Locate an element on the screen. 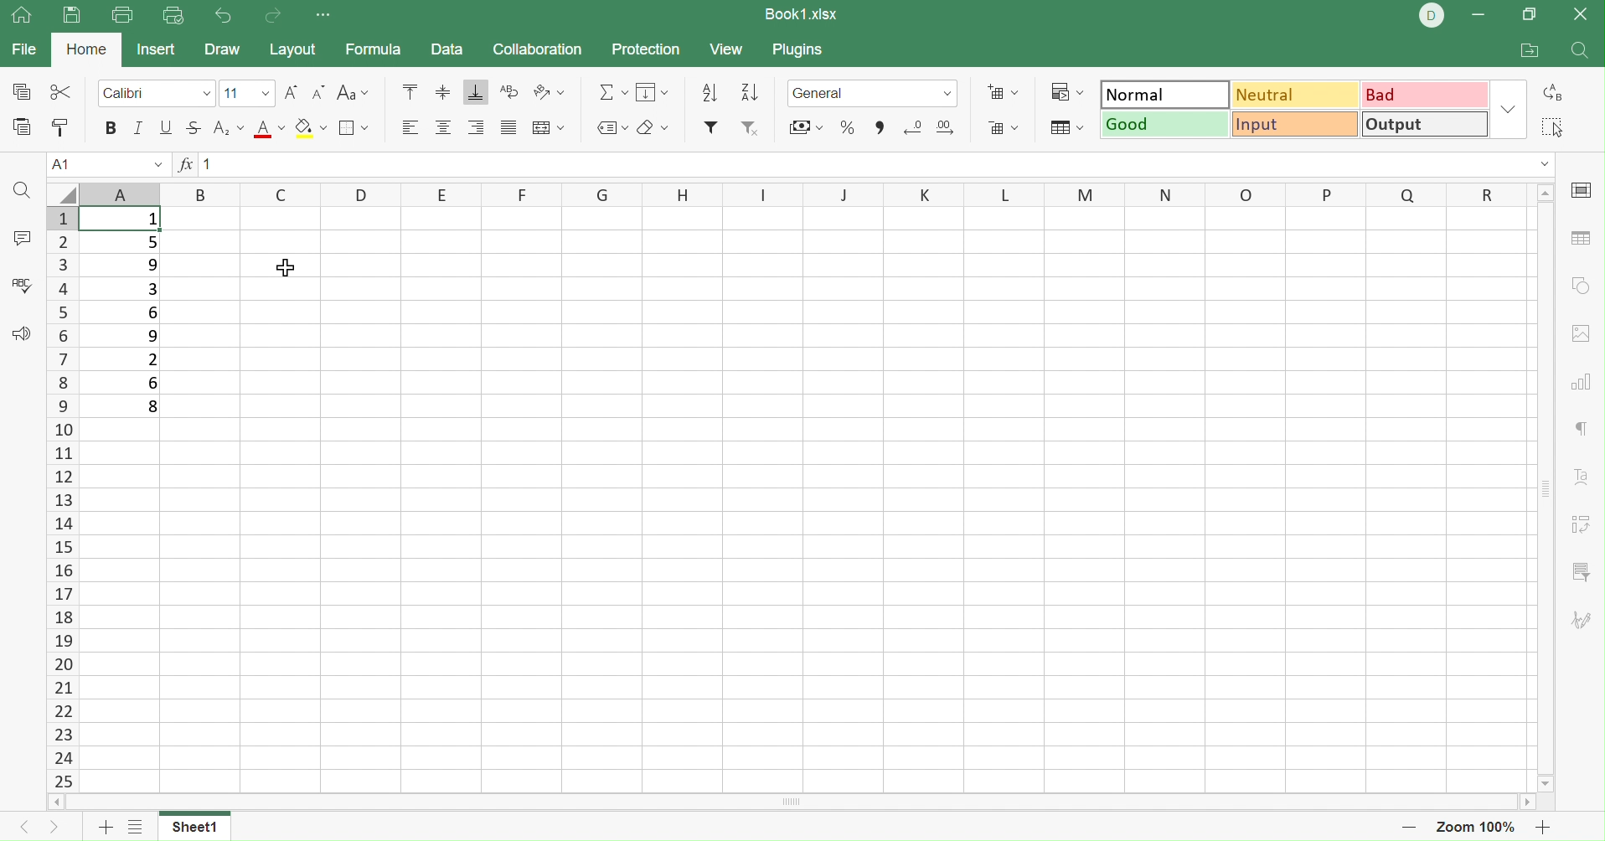 Image resolution: width=1605 pixels, height=841 pixels. Copy is located at coordinates (20, 90).